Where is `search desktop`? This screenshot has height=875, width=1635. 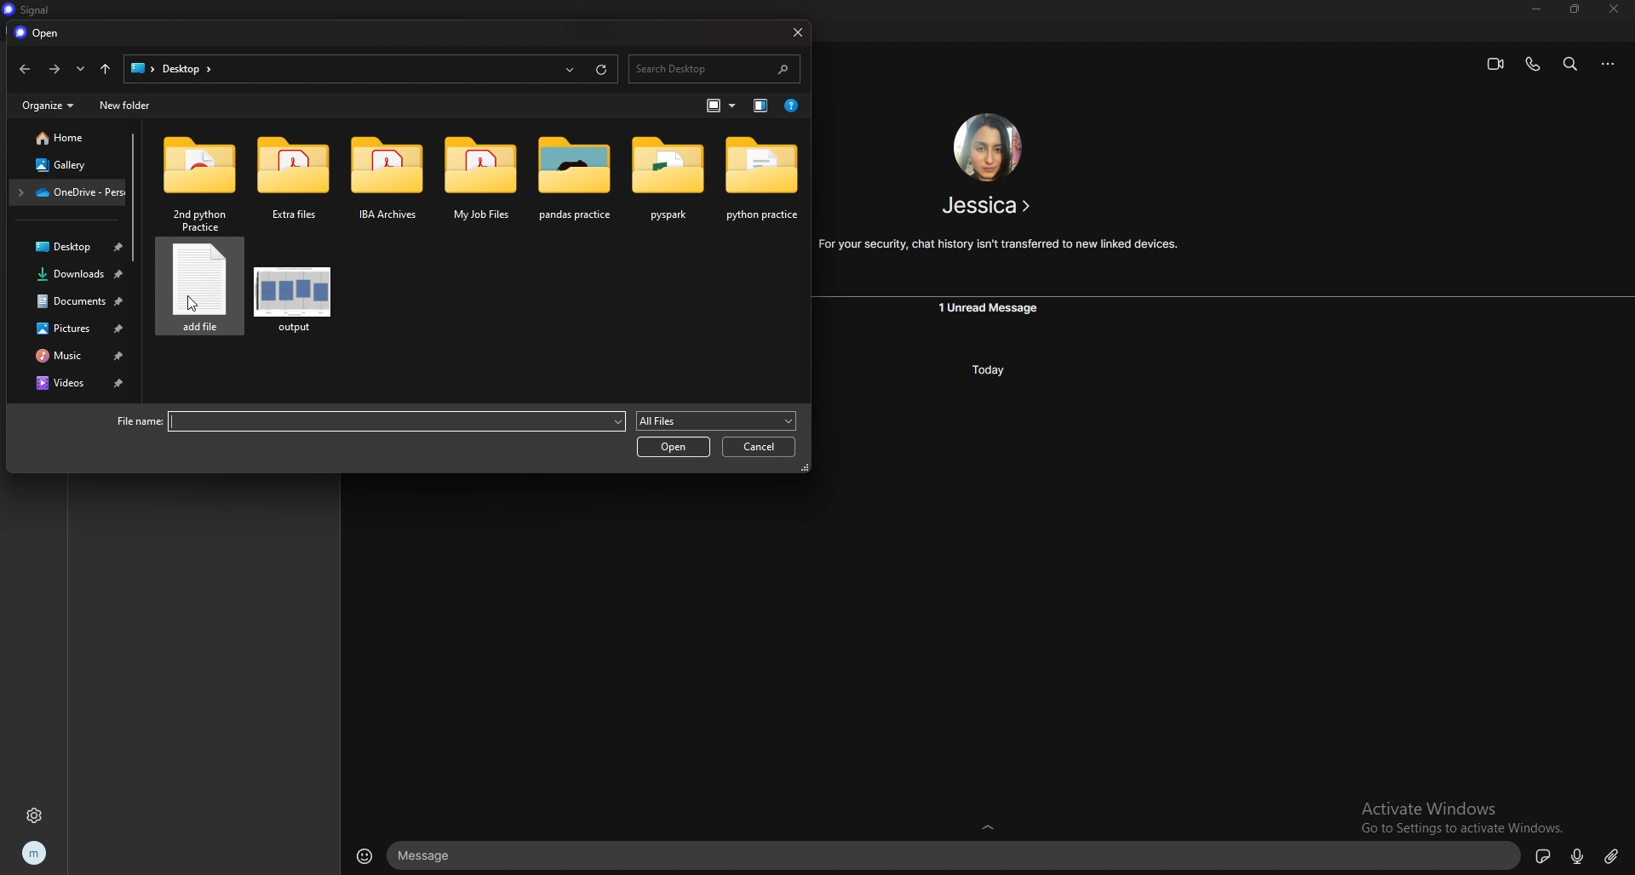 search desktop is located at coordinates (714, 67).